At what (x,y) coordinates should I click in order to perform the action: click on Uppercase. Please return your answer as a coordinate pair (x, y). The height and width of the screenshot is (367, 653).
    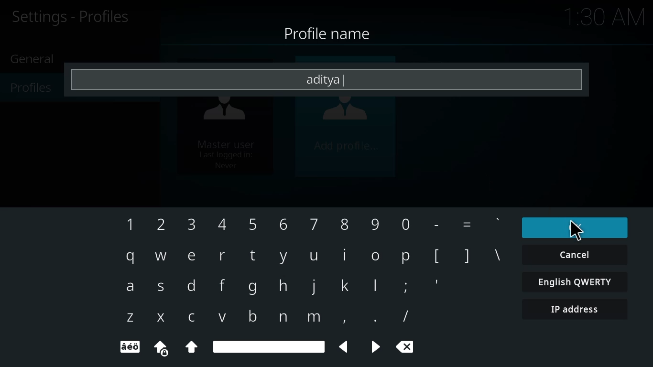
    Looking at the image, I should click on (192, 350).